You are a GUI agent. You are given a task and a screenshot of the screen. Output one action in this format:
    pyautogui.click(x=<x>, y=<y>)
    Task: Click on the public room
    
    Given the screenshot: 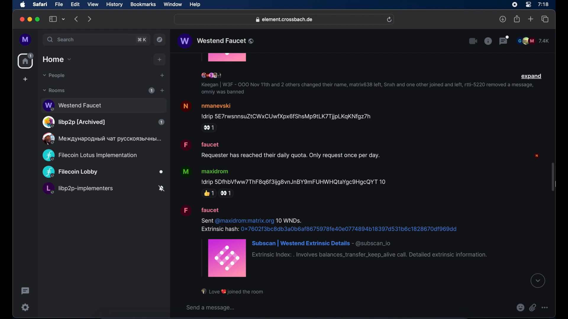 What is the action you would take?
    pyautogui.click(x=103, y=105)
    